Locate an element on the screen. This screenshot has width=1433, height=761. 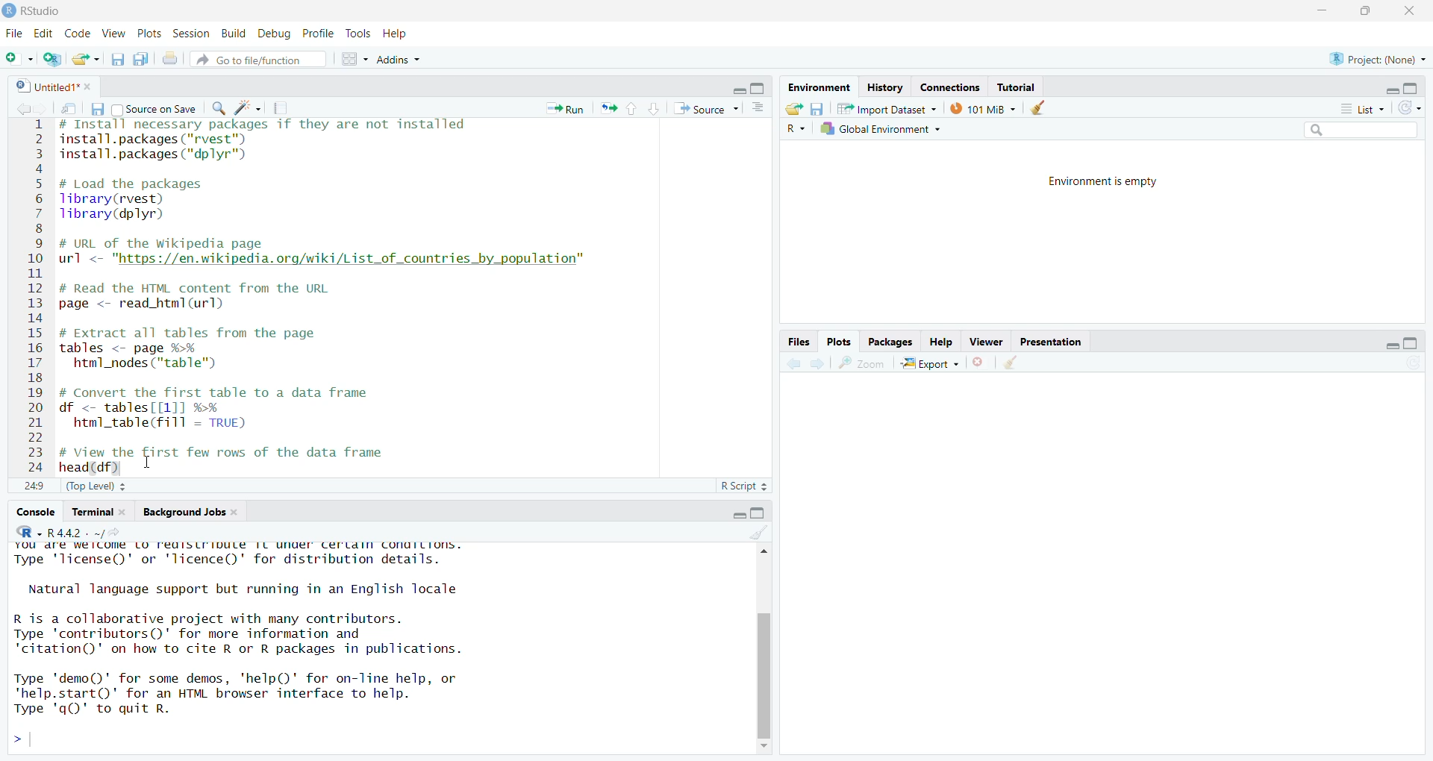
Files is located at coordinates (799, 342).